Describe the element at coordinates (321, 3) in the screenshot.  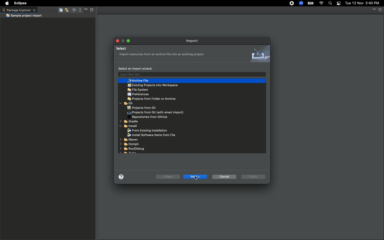
I see `Internet` at that location.